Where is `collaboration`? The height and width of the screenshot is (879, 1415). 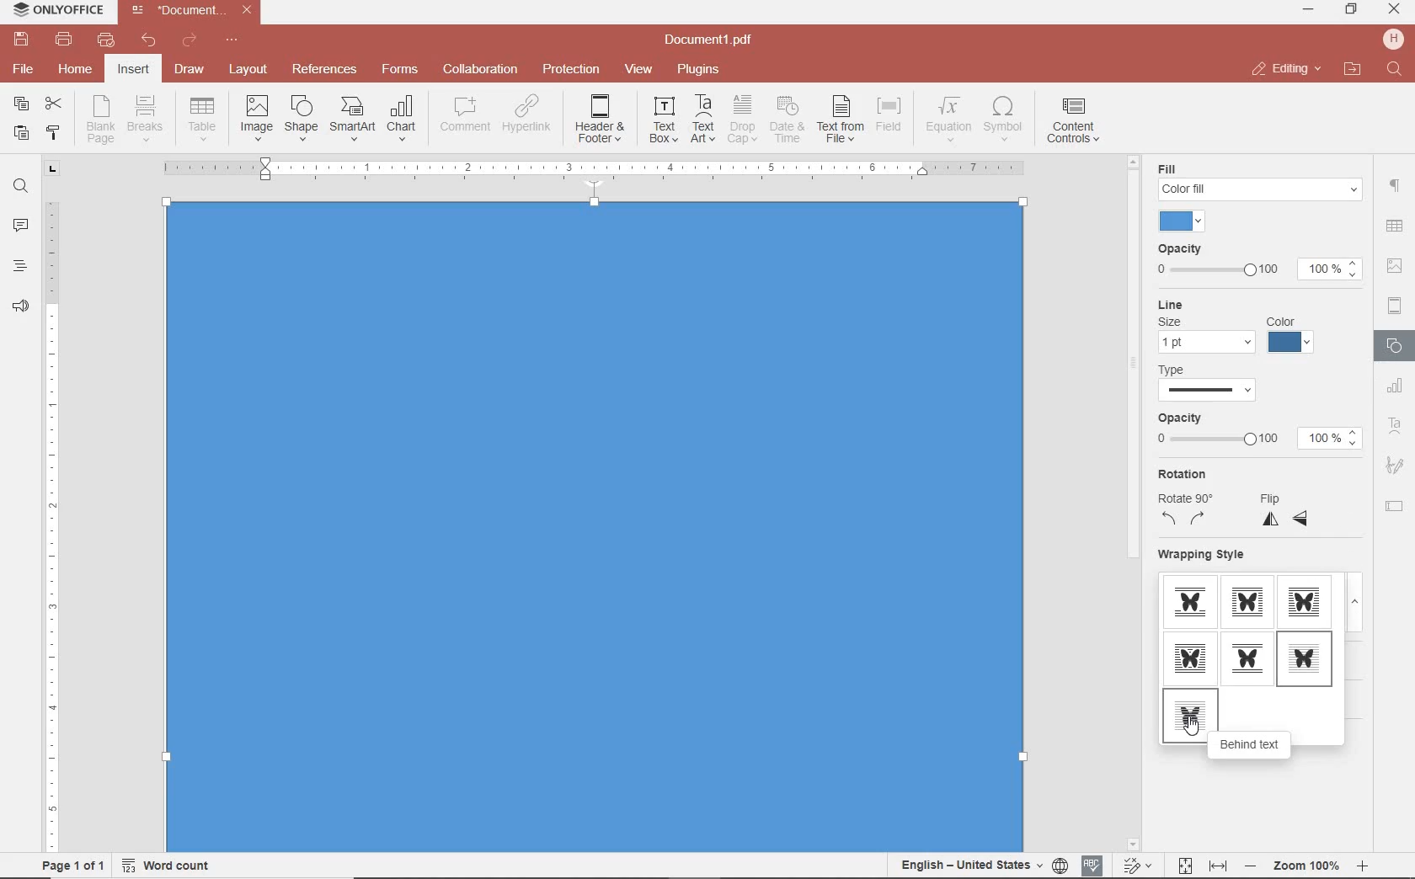 collaboration is located at coordinates (480, 70).